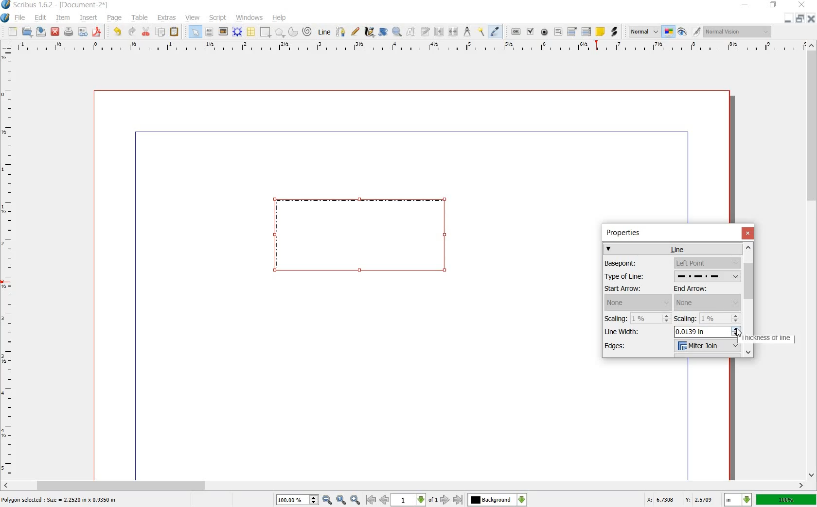 This screenshot has width=817, height=507. Describe the element at coordinates (251, 32) in the screenshot. I see `TABLE` at that location.